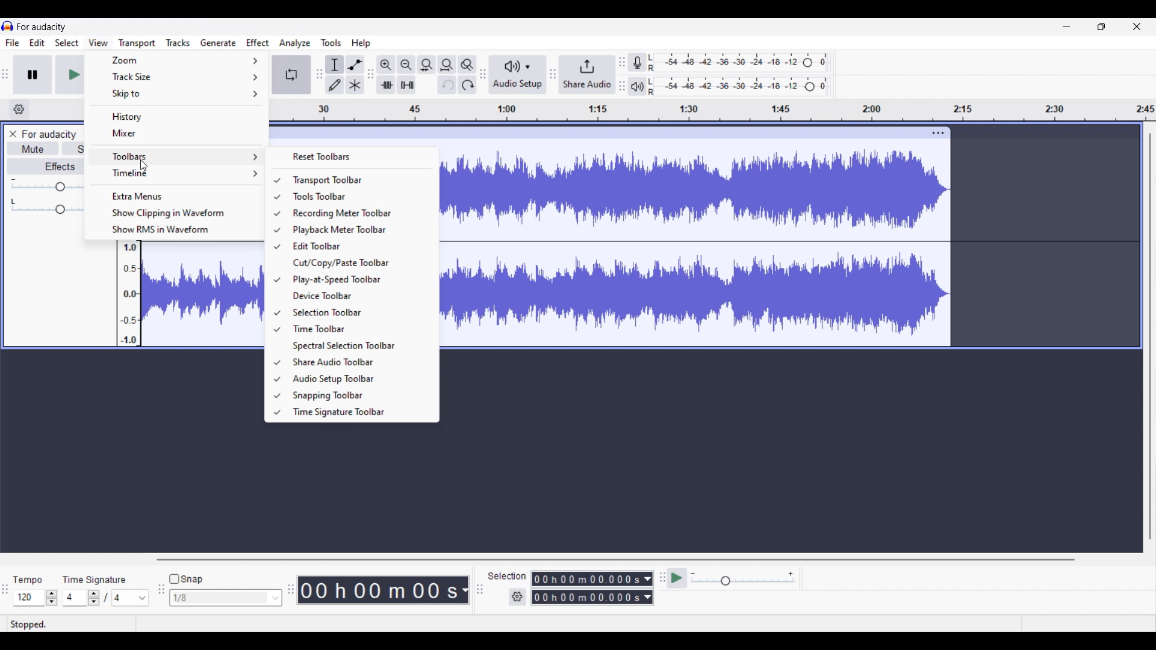  What do you see at coordinates (384, 589) in the screenshot?
I see `timestamp` at bounding box center [384, 589].